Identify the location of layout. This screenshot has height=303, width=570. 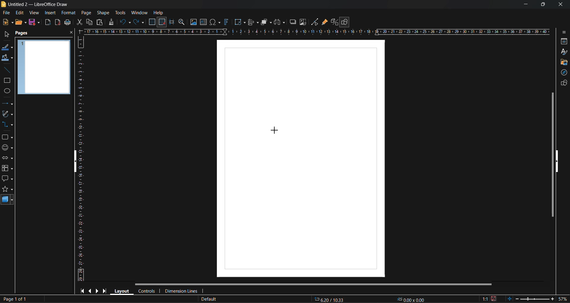
(123, 291).